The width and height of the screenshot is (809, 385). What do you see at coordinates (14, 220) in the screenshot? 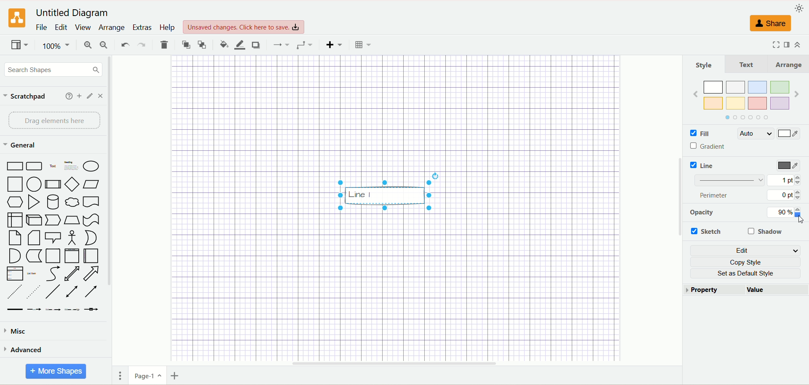
I see `Internal storage` at bounding box center [14, 220].